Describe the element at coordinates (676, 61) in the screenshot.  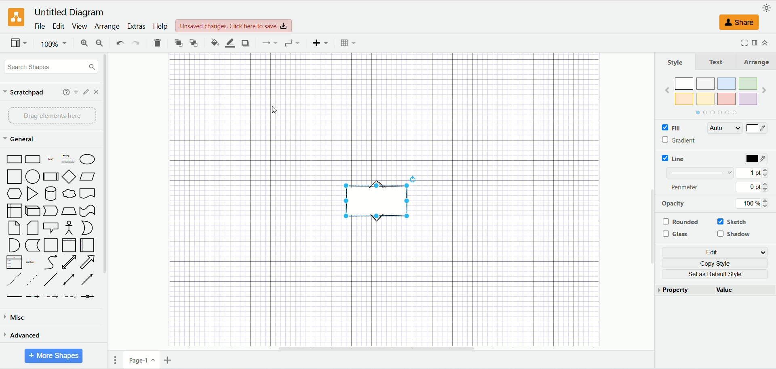
I see `style` at that location.